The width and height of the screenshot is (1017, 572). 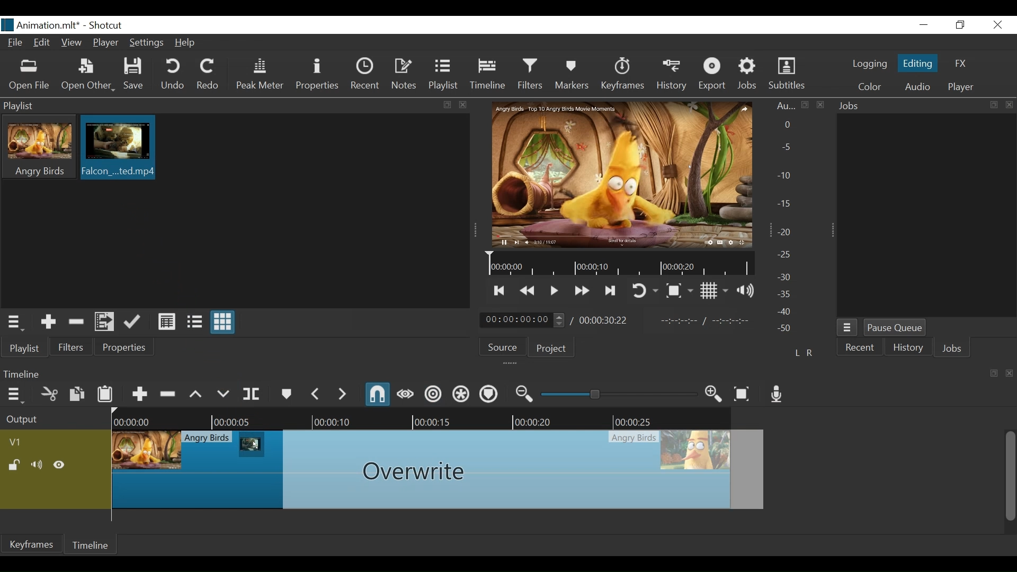 What do you see at coordinates (523, 320) in the screenshot?
I see `Current Position` at bounding box center [523, 320].